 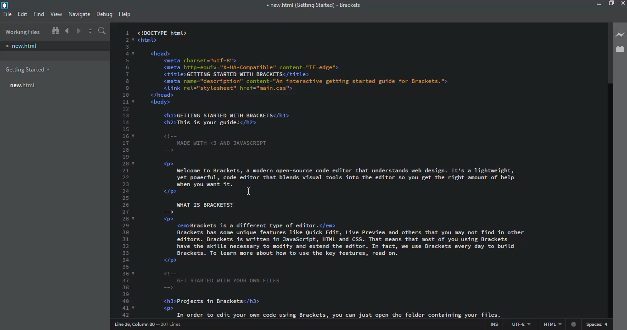 I want to click on live preview, so click(x=619, y=35).